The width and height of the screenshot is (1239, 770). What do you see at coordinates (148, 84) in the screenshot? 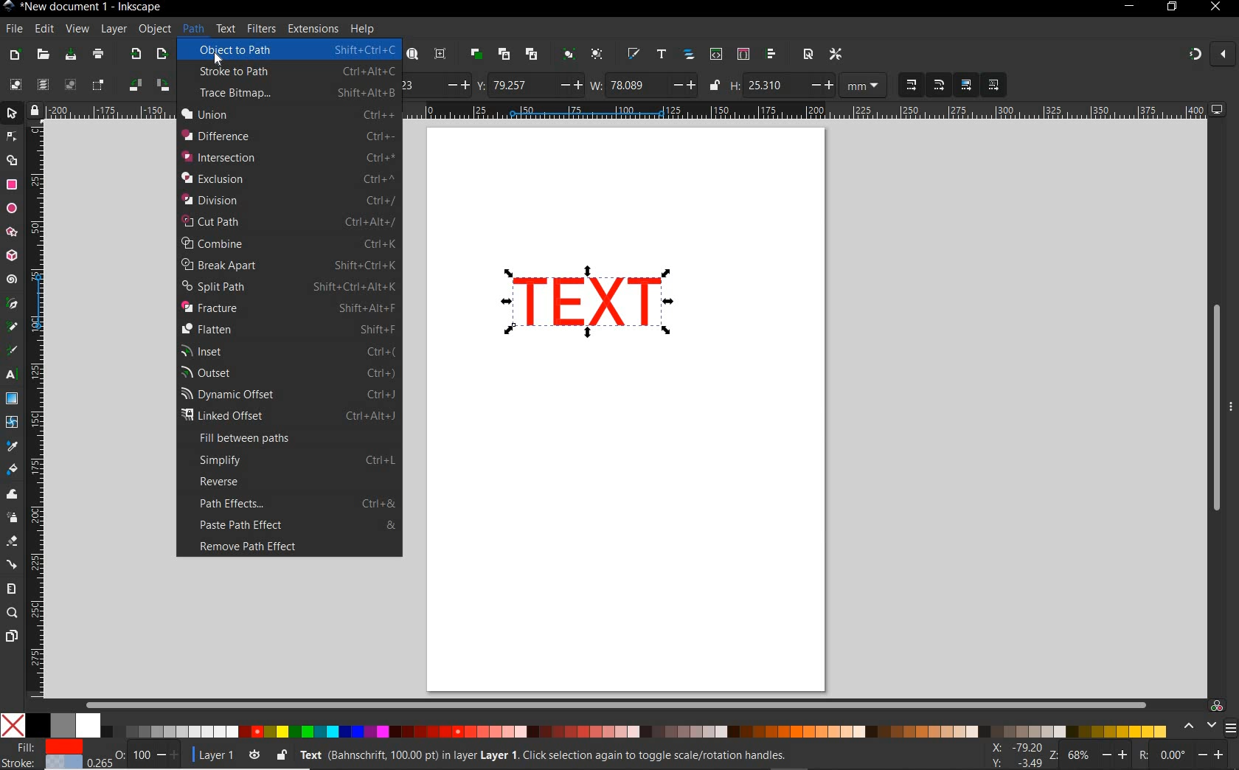
I see `OBJECT ROTATE` at bounding box center [148, 84].